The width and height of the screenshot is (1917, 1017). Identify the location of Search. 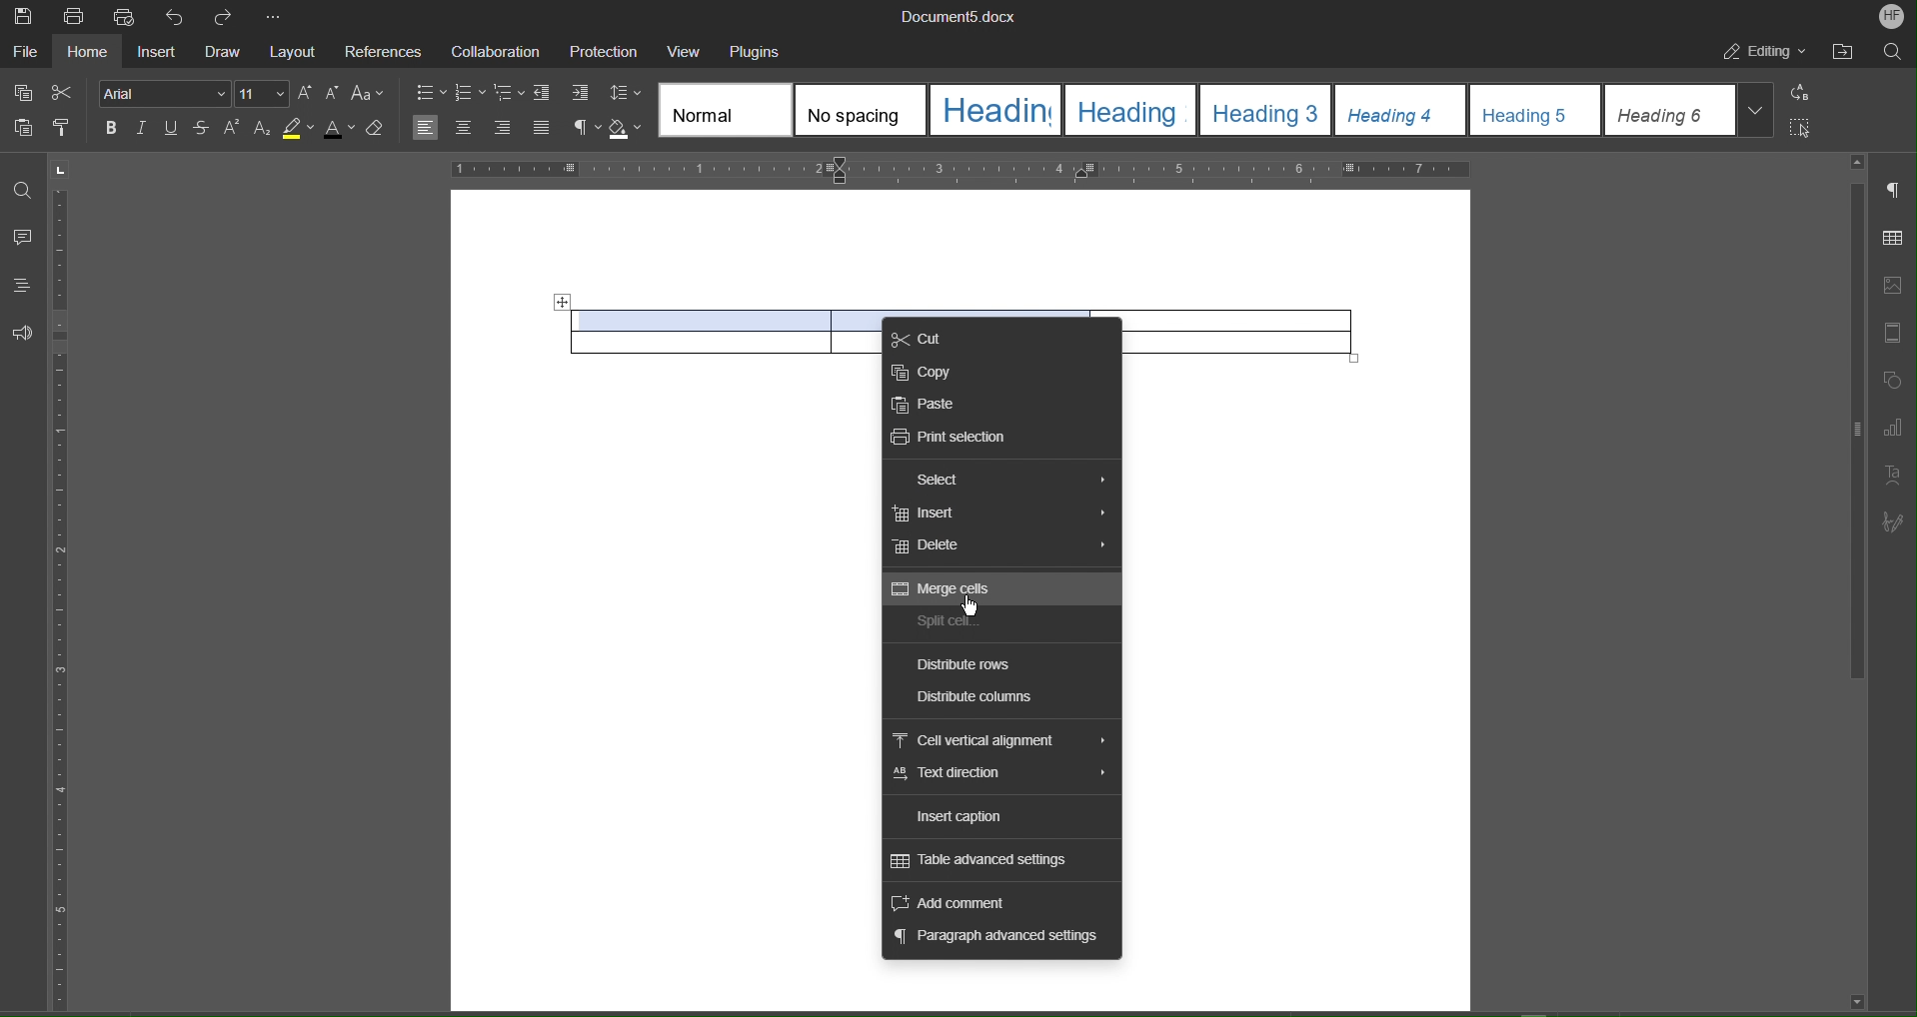
(1894, 54).